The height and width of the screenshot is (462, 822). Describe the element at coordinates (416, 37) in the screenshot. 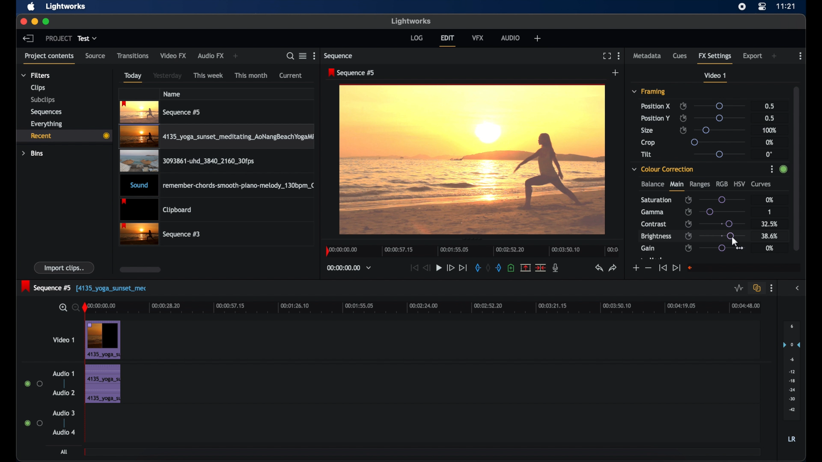

I see `log` at that location.